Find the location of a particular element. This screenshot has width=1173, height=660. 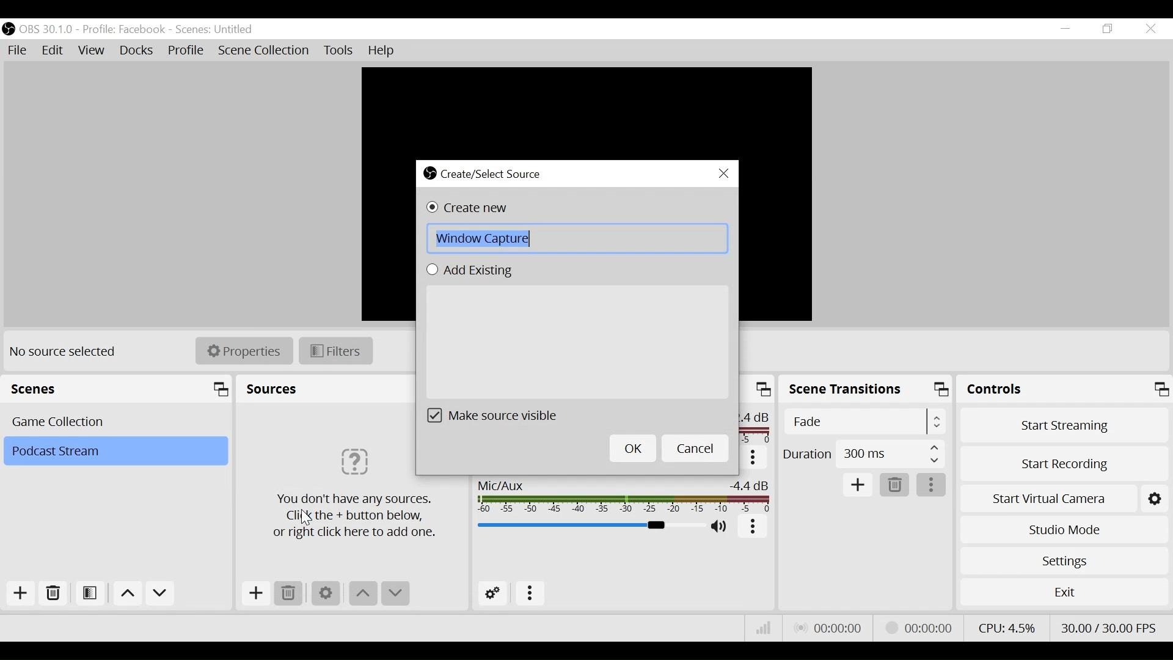

Add is located at coordinates (256, 593).